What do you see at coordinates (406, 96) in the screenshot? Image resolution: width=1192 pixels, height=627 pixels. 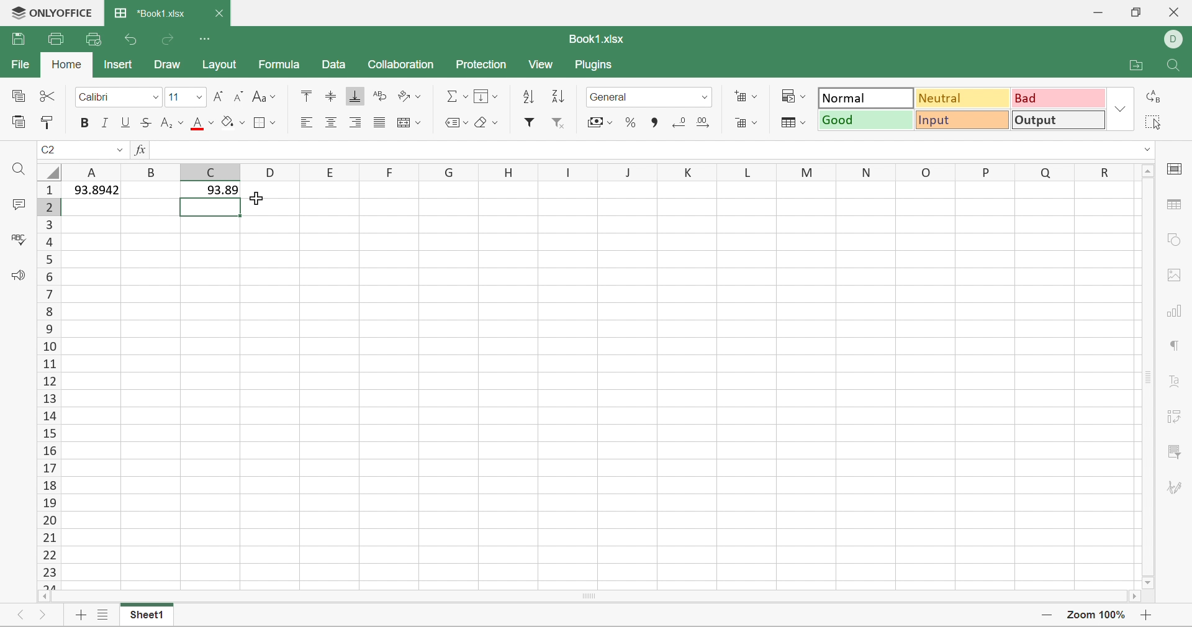 I see `Orientation` at bounding box center [406, 96].